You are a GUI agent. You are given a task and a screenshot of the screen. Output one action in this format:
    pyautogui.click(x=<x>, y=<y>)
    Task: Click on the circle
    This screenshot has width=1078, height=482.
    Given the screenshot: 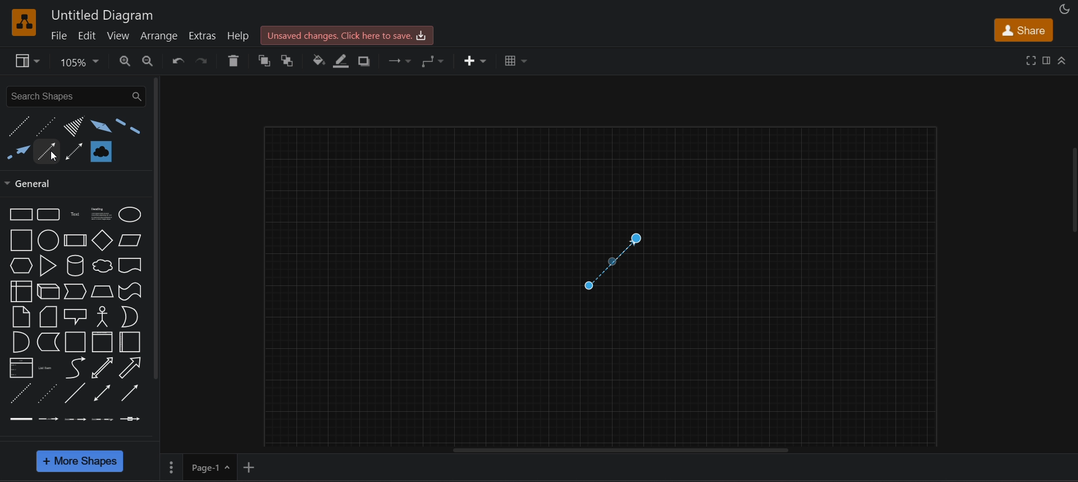 What is the action you would take?
    pyautogui.click(x=48, y=240)
    